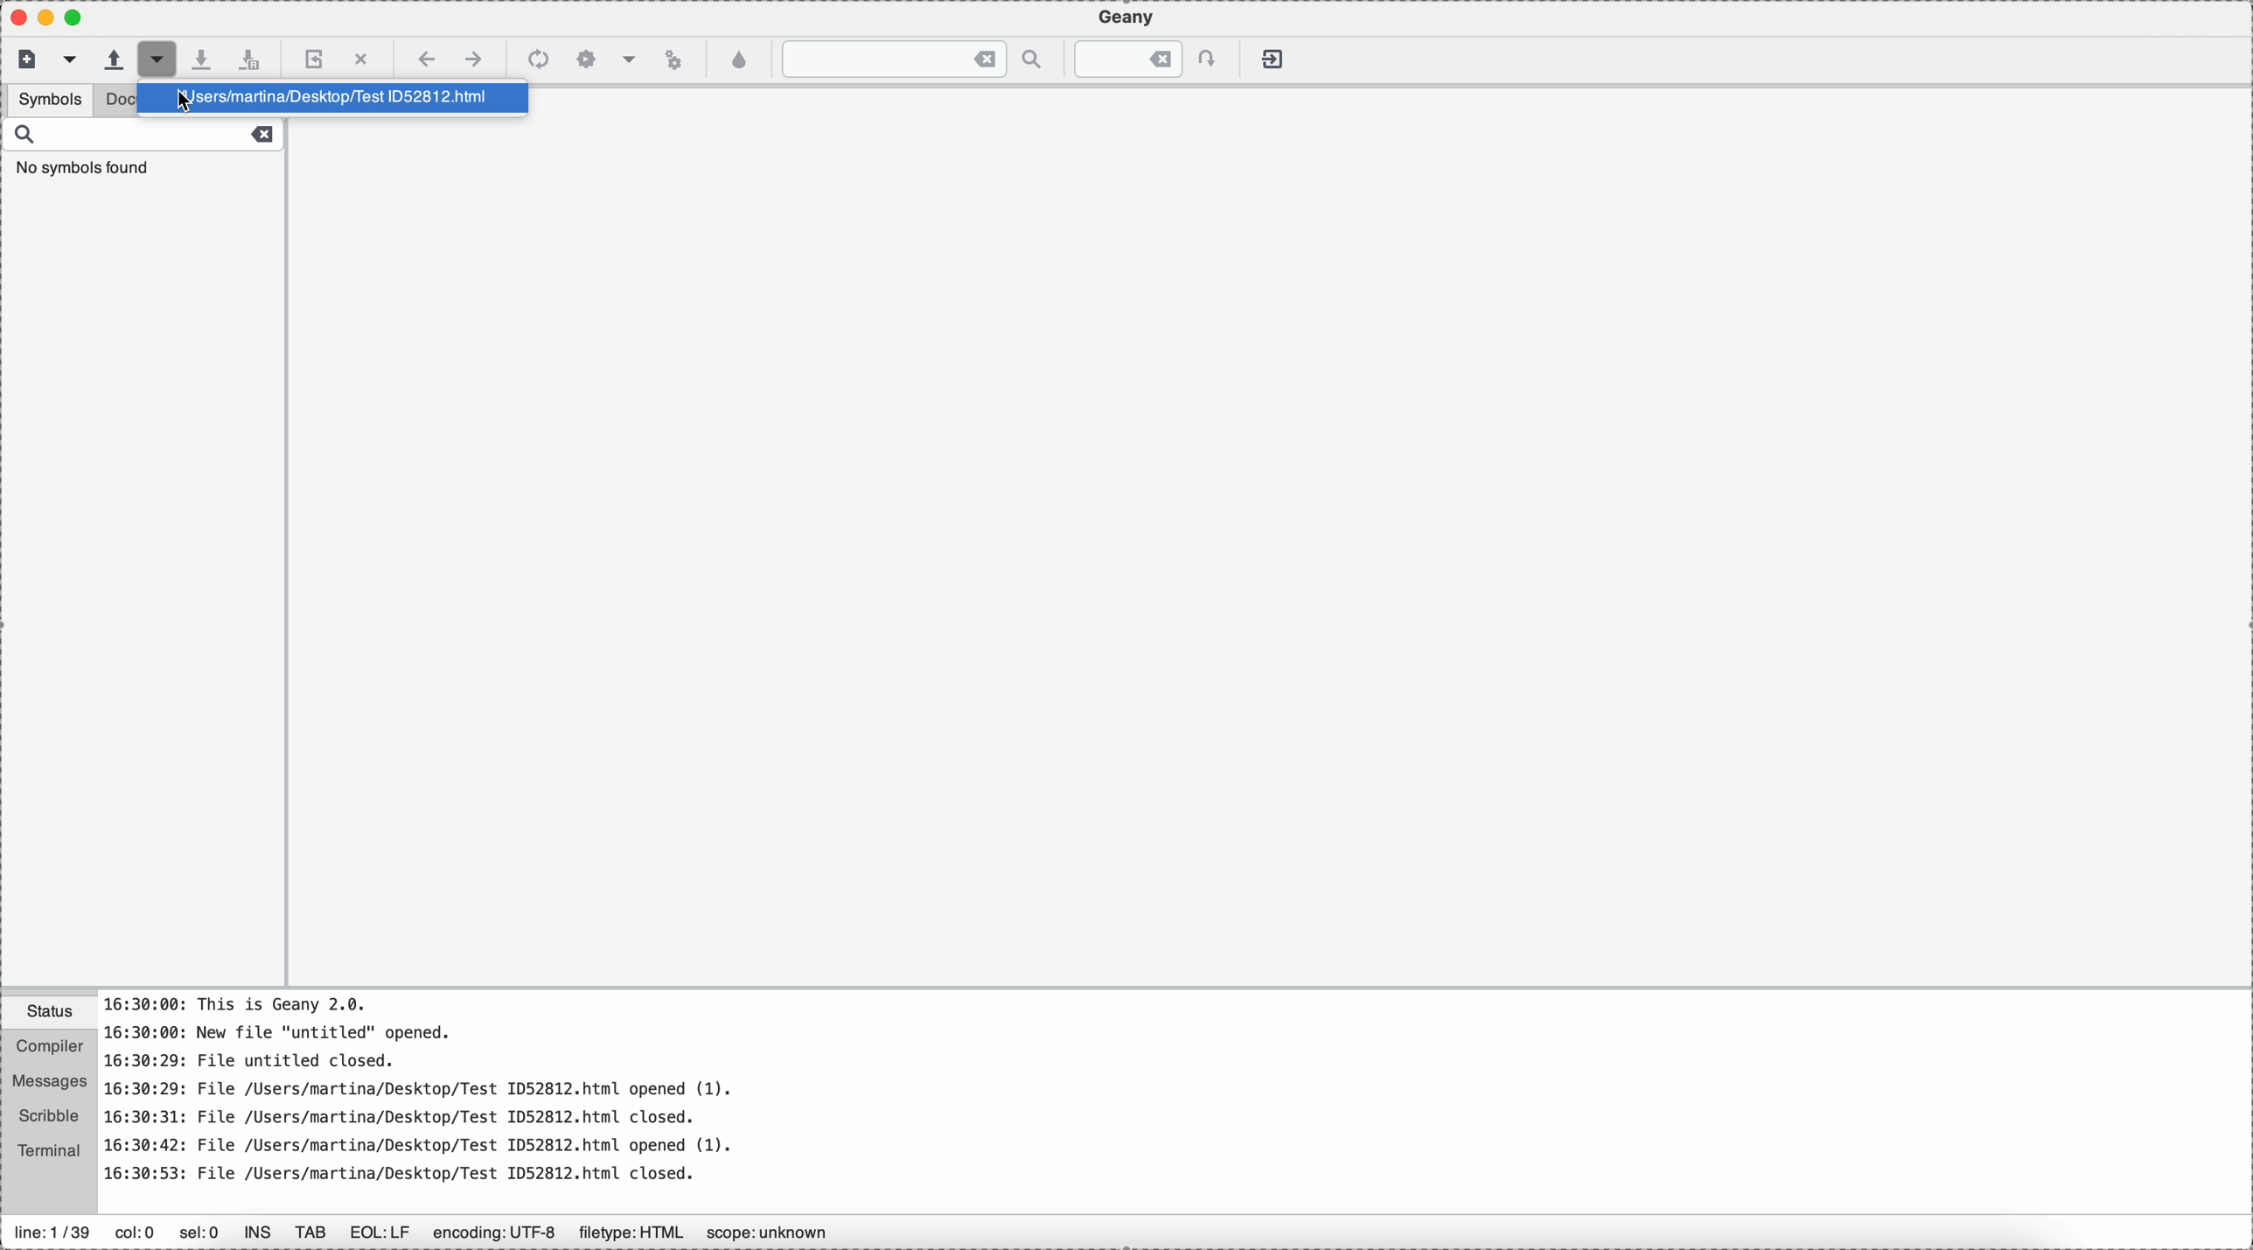 The width and height of the screenshot is (2253, 1250). What do you see at coordinates (49, 1014) in the screenshot?
I see `status` at bounding box center [49, 1014].